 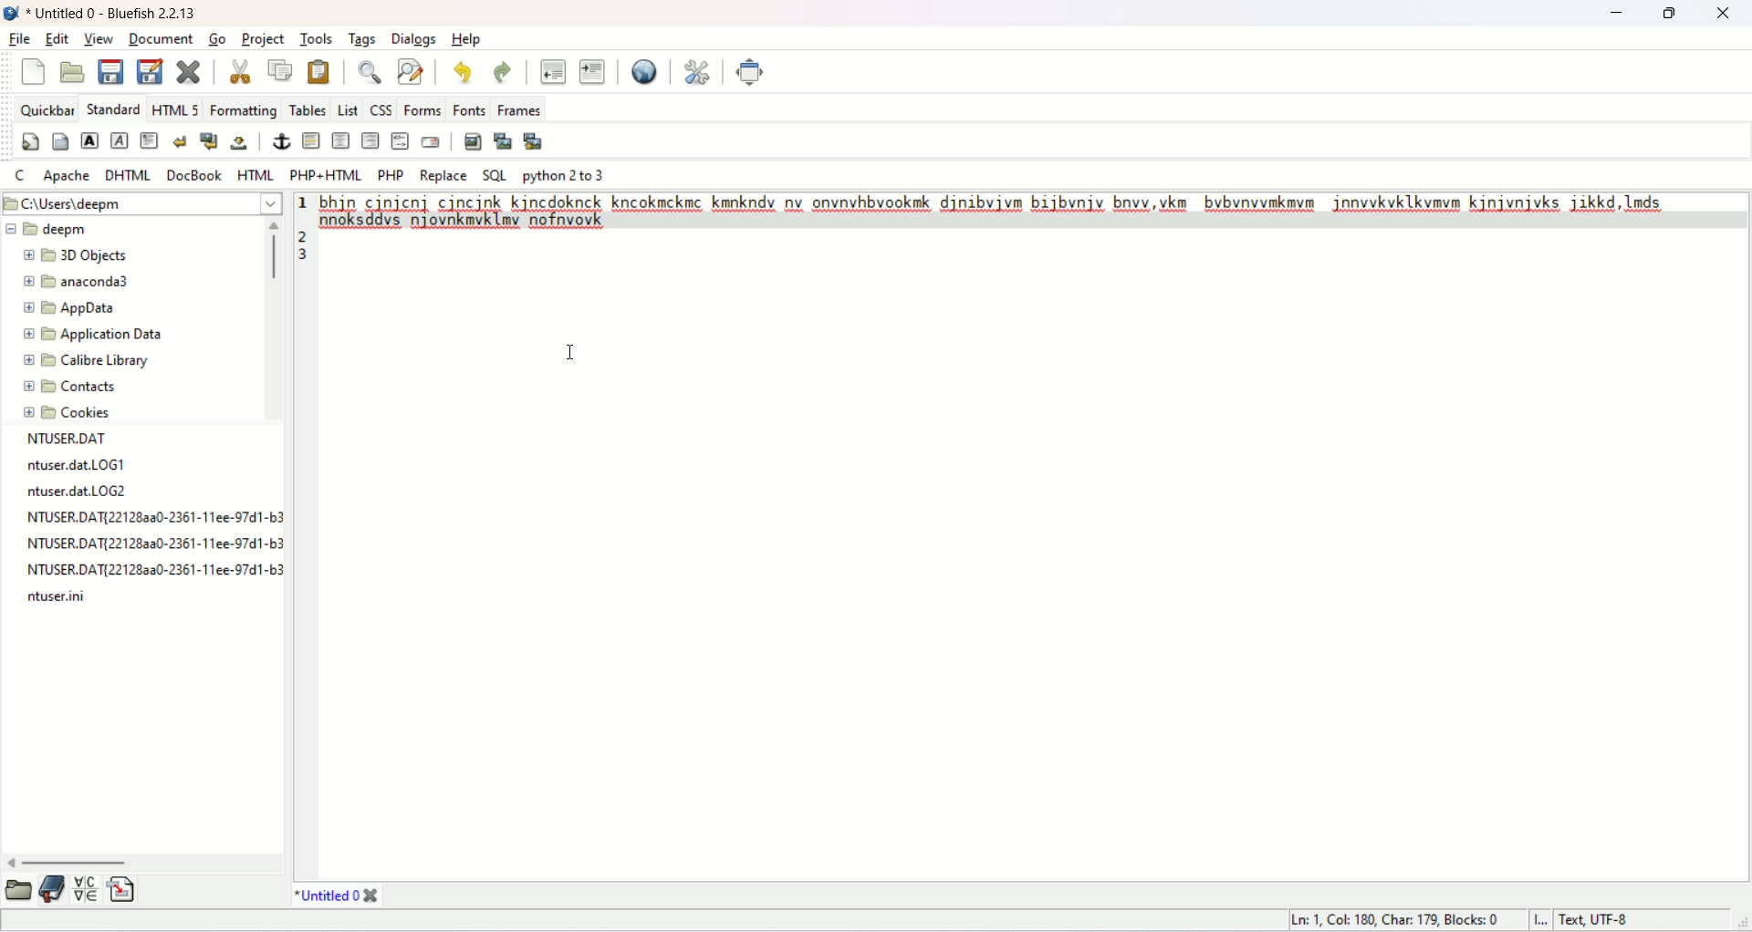 I want to click on view, so click(x=99, y=39).